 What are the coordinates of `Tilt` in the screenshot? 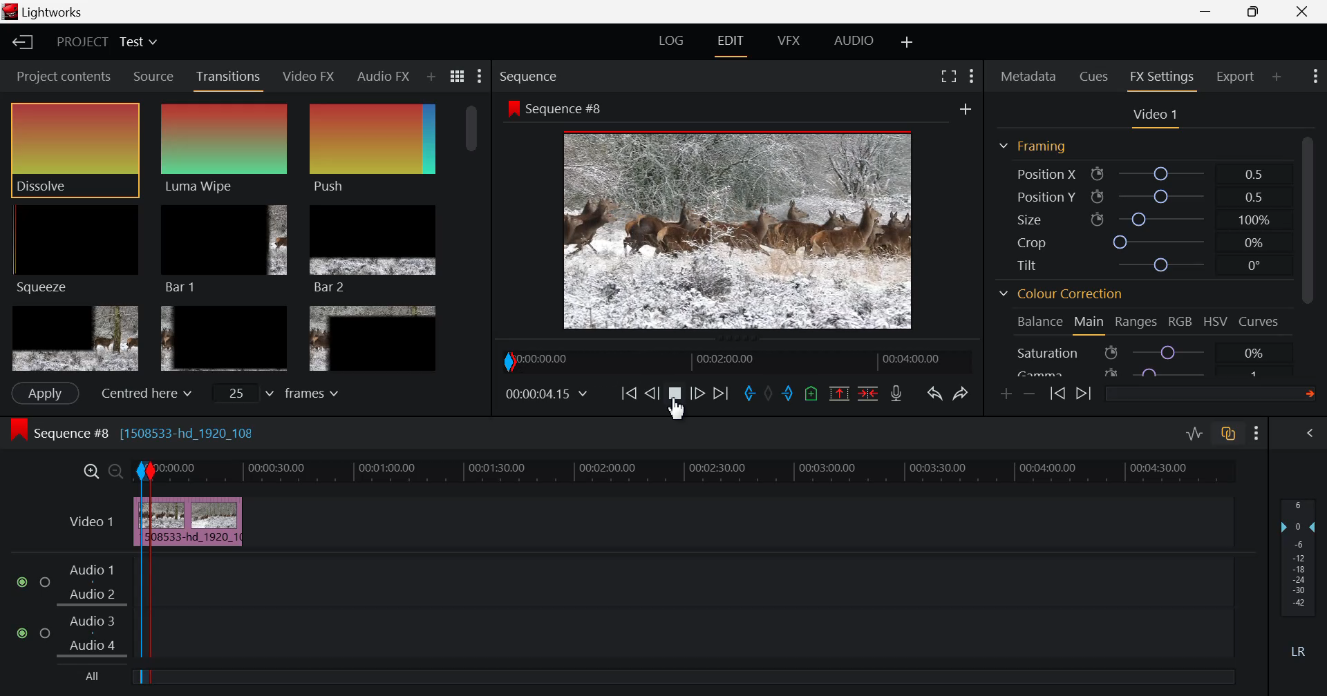 It's located at (1143, 267).